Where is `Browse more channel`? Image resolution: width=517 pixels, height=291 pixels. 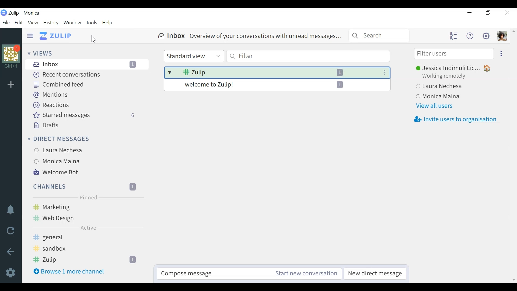 Browse more channel is located at coordinates (69, 271).